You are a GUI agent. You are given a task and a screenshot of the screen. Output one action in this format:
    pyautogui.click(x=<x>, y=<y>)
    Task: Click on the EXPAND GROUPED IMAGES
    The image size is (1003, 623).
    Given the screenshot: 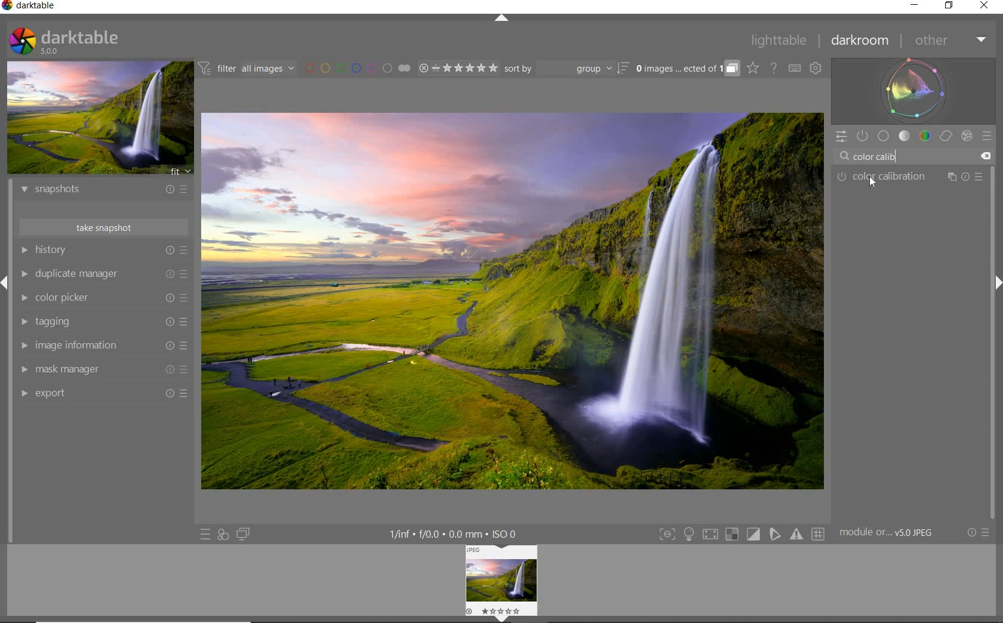 What is the action you would take?
    pyautogui.click(x=688, y=69)
    